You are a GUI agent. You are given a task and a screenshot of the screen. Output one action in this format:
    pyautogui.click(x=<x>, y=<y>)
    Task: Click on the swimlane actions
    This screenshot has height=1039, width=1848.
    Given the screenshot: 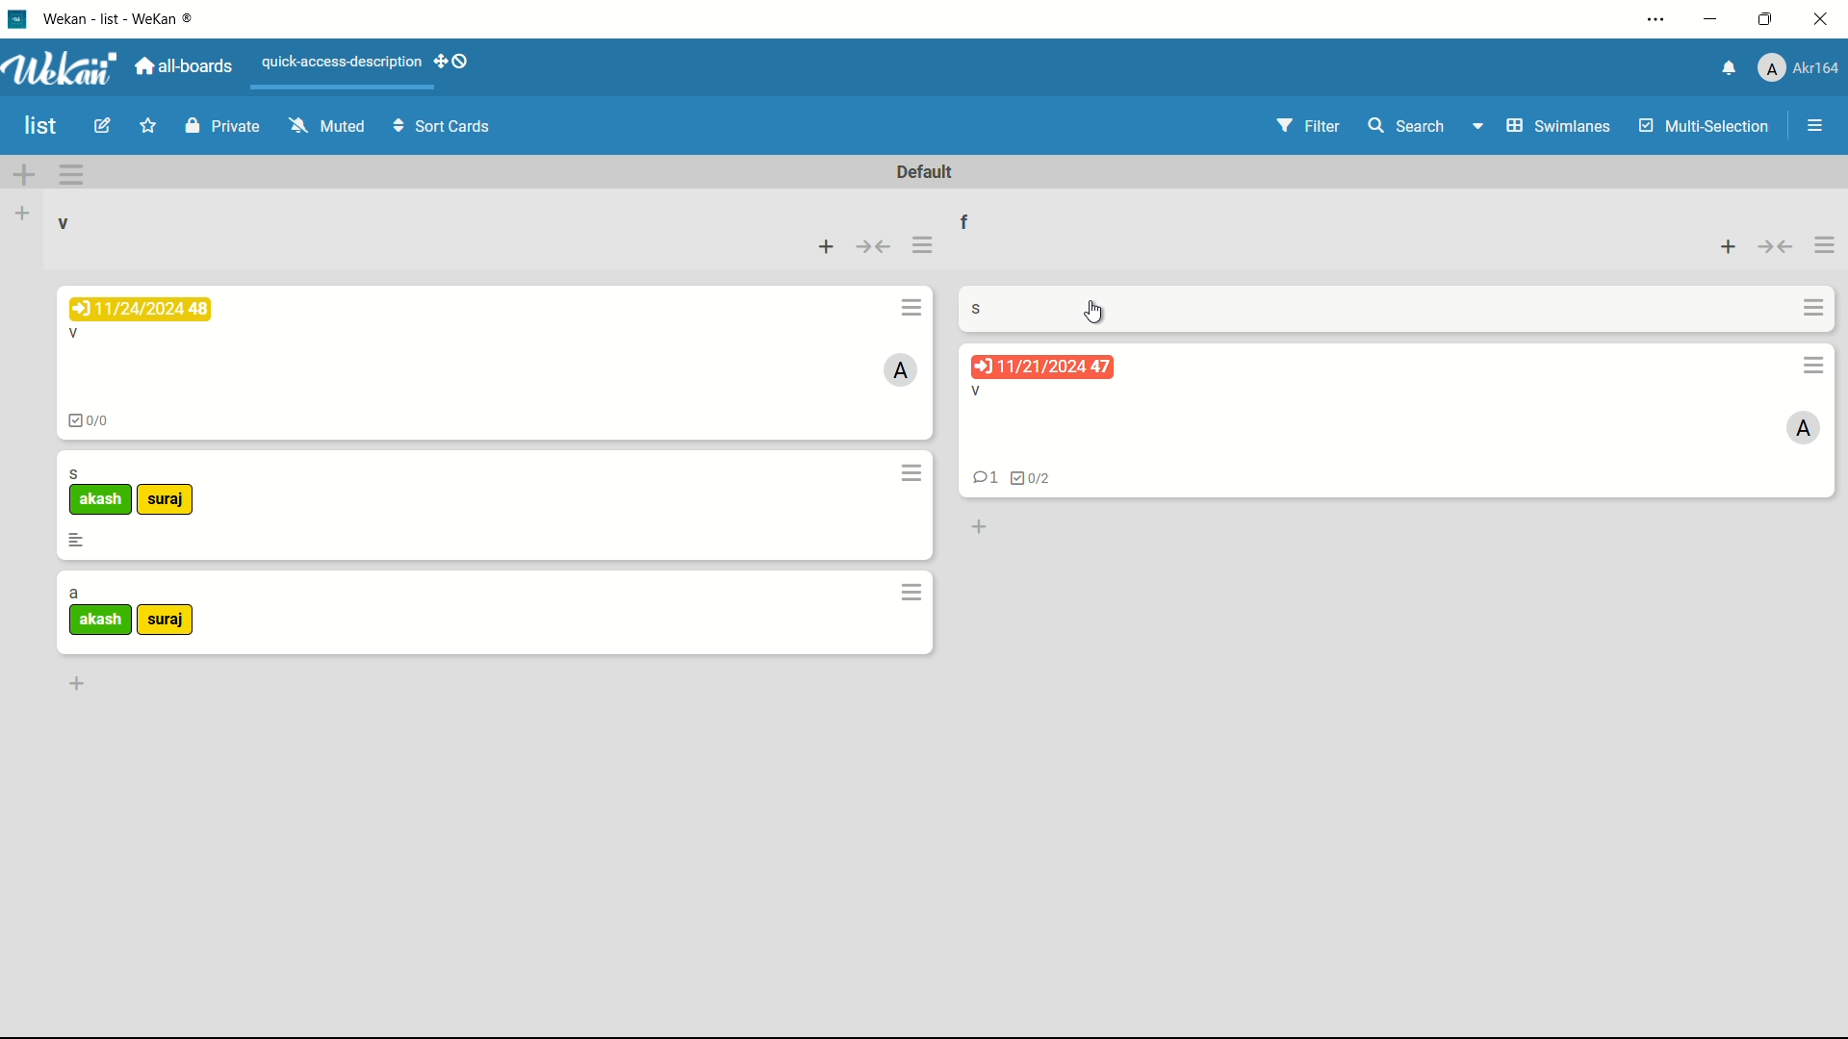 What is the action you would take?
    pyautogui.click(x=71, y=175)
    